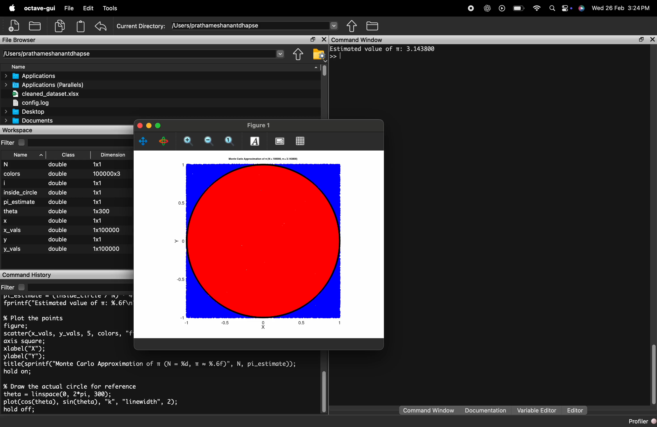  I want to click on double, so click(60, 211).